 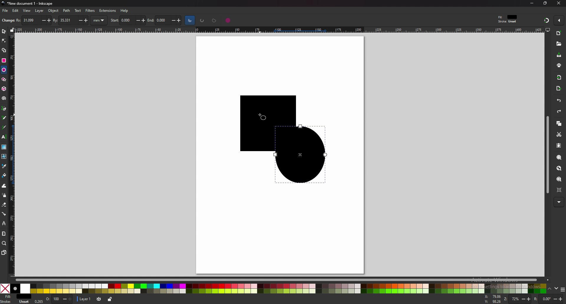 What do you see at coordinates (547, 154) in the screenshot?
I see `scroll bar` at bounding box center [547, 154].